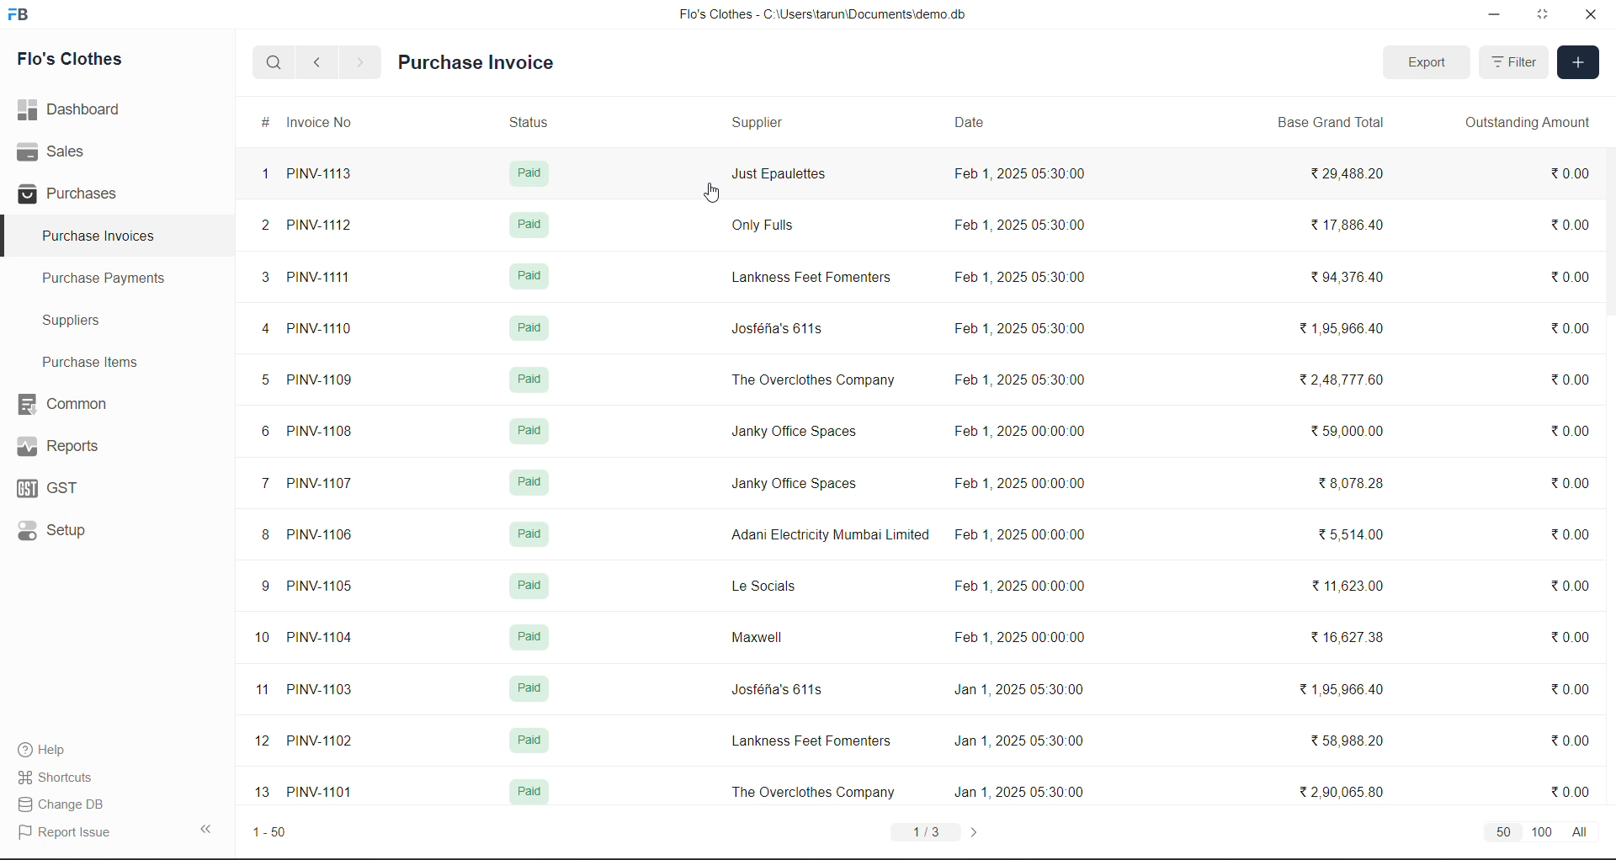  What do you see at coordinates (331, 173) in the screenshot?
I see ` PINV-1113` at bounding box center [331, 173].